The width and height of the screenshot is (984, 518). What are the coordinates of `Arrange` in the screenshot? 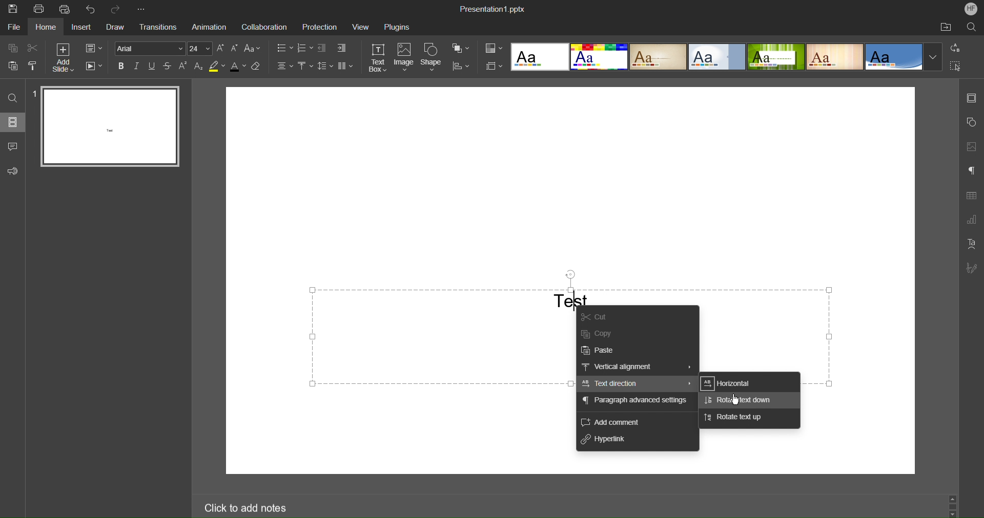 It's located at (461, 49).